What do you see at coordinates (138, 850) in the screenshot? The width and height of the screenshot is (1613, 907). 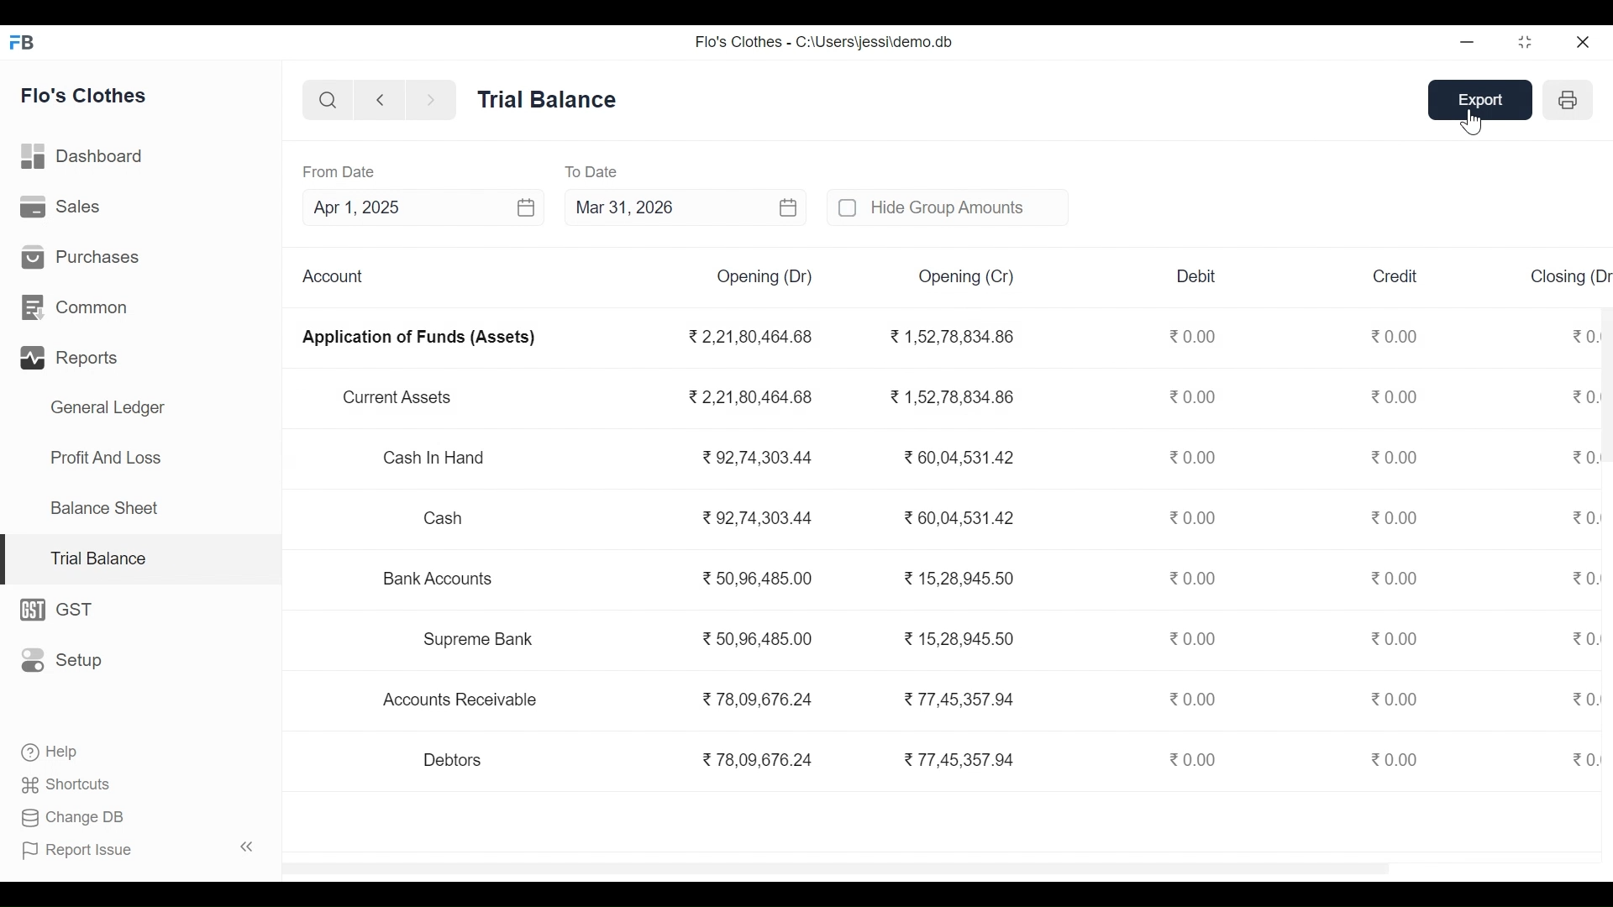 I see `Report Issue` at bounding box center [138, 850].